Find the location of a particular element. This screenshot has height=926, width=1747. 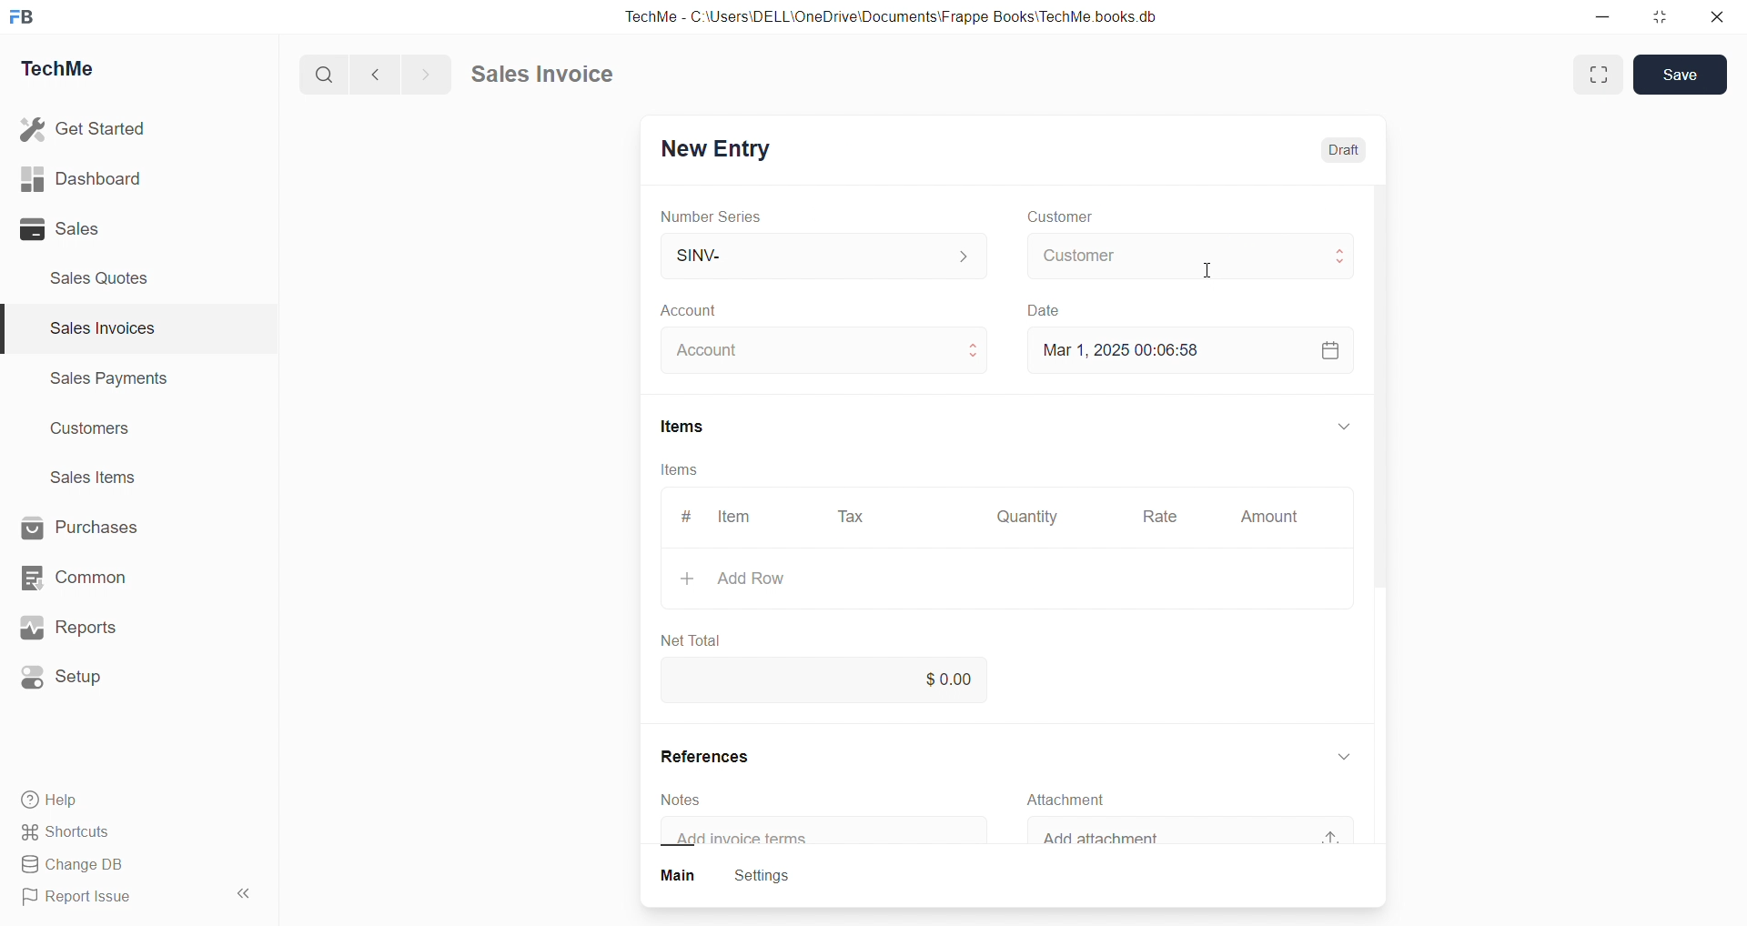

# Item is located at coordinates (728, 516).